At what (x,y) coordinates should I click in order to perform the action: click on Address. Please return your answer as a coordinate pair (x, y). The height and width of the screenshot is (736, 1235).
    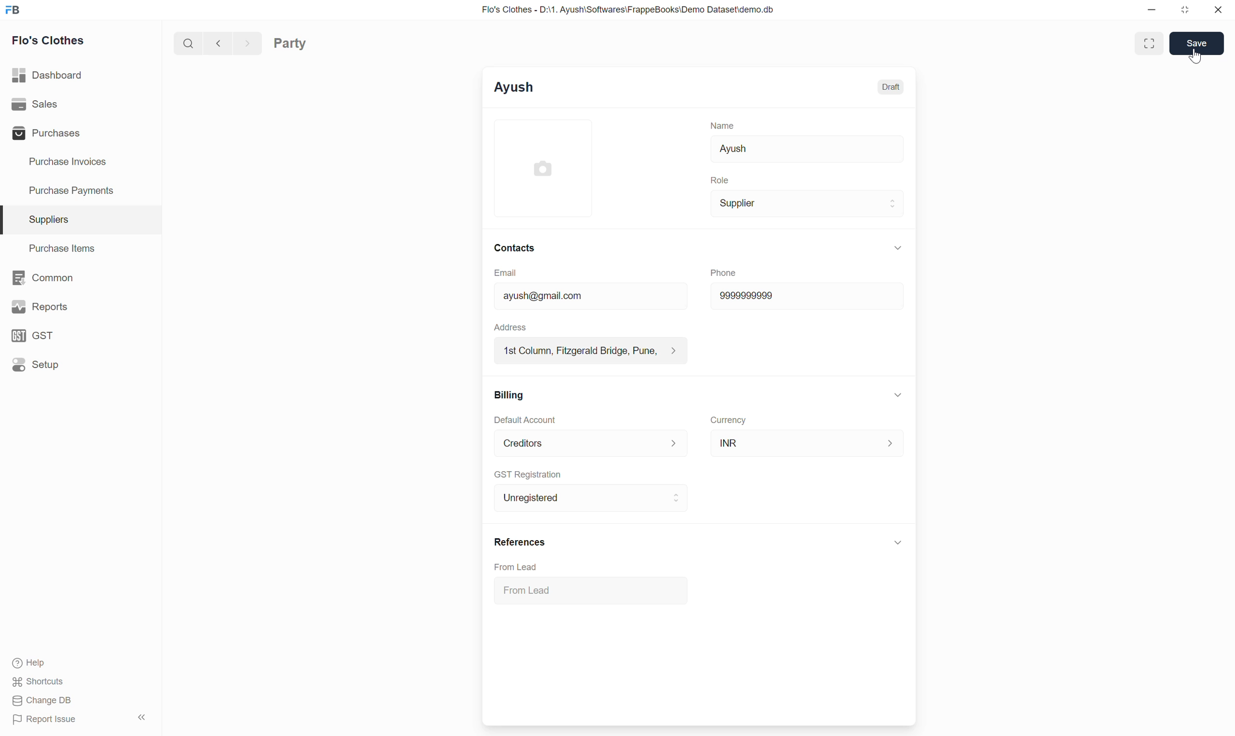
    Looking at the image, I should click on (591, 350).